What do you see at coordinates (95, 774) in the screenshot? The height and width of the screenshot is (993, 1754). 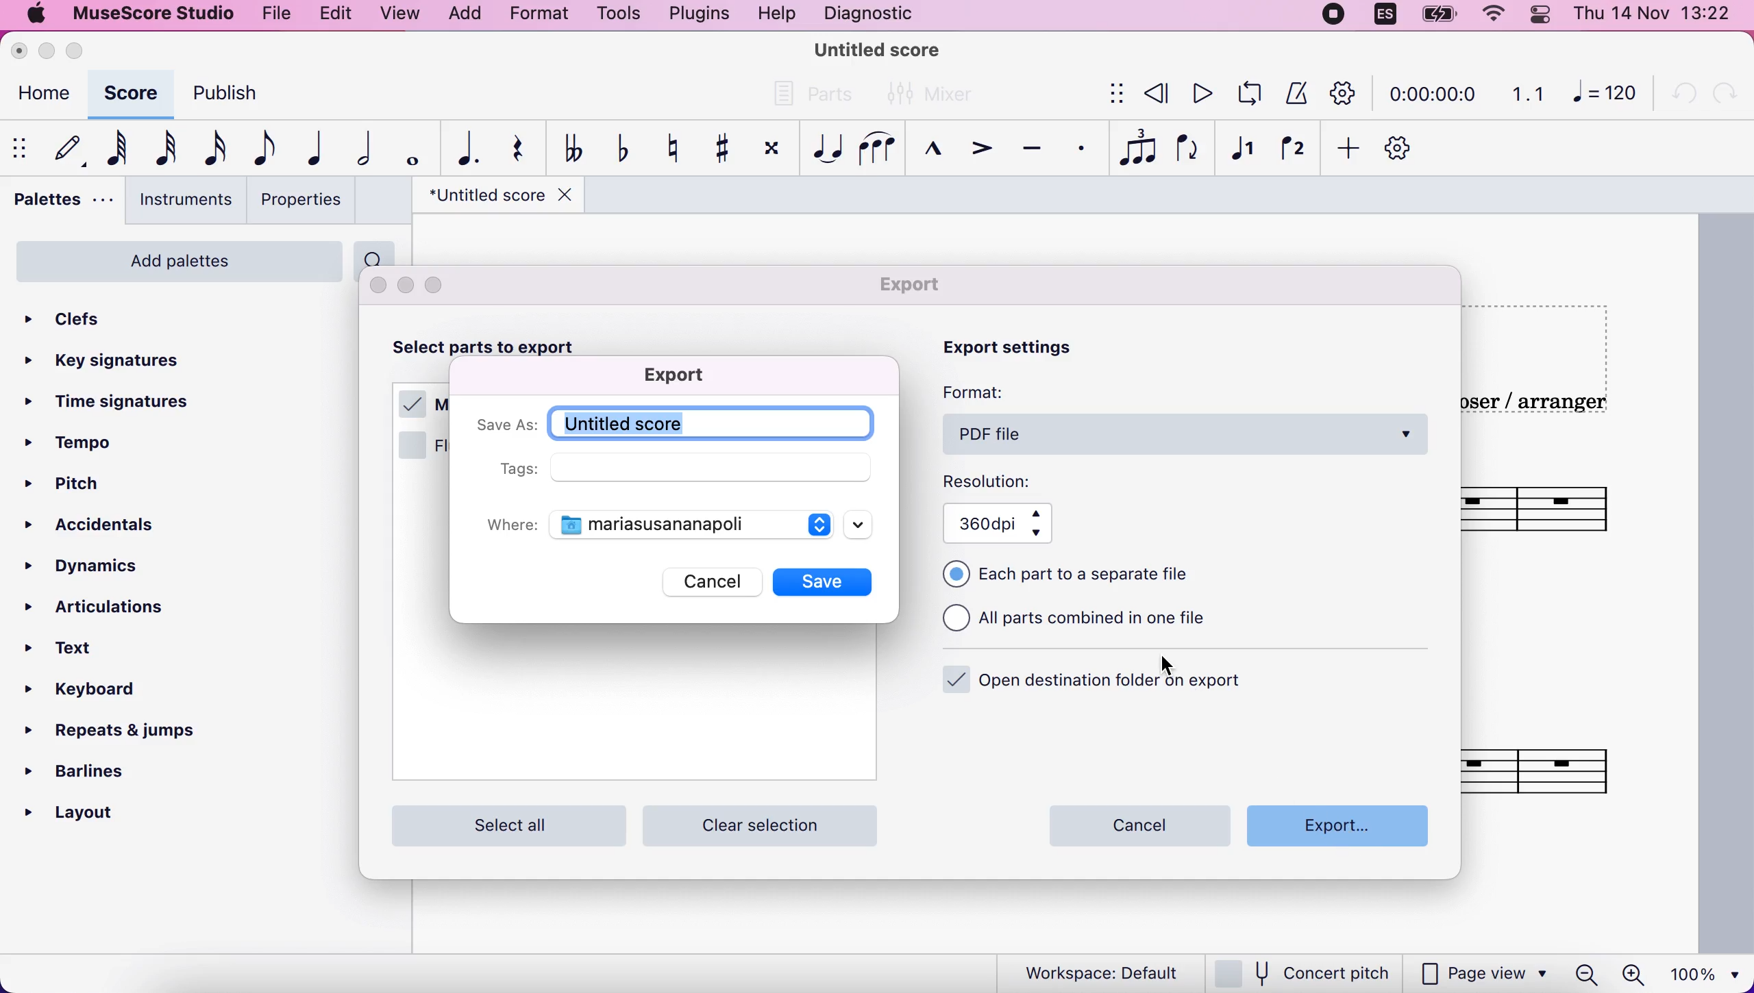 I see `barlines` at bounding box center [95, 774].